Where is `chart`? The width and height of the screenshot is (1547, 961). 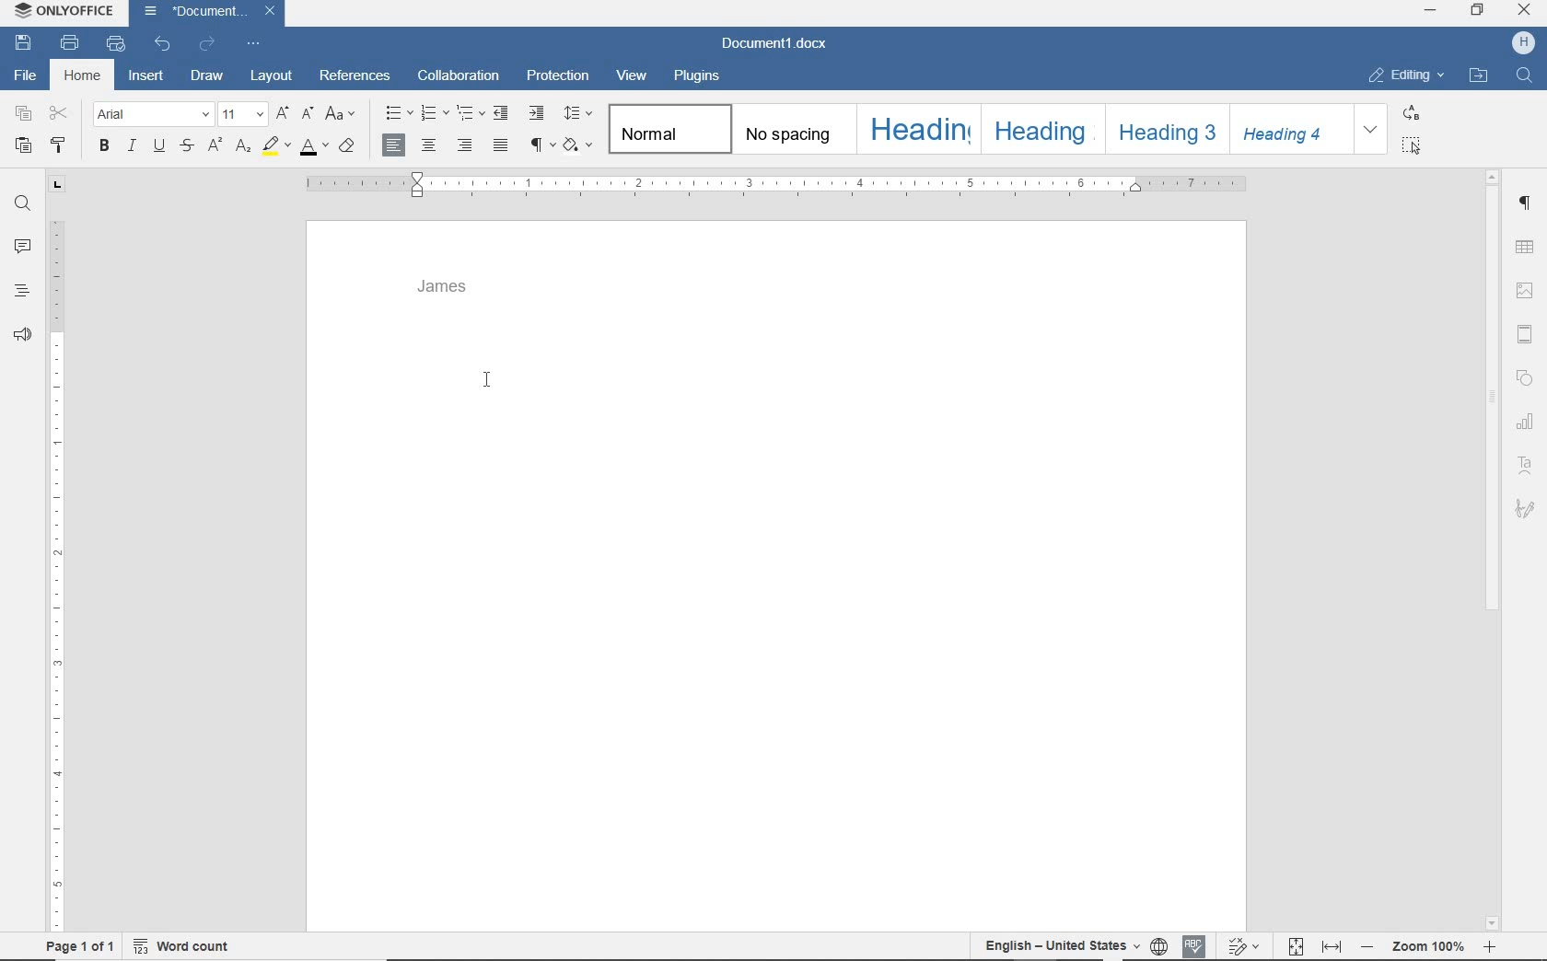
chart is located at coordinates (1525, 416).